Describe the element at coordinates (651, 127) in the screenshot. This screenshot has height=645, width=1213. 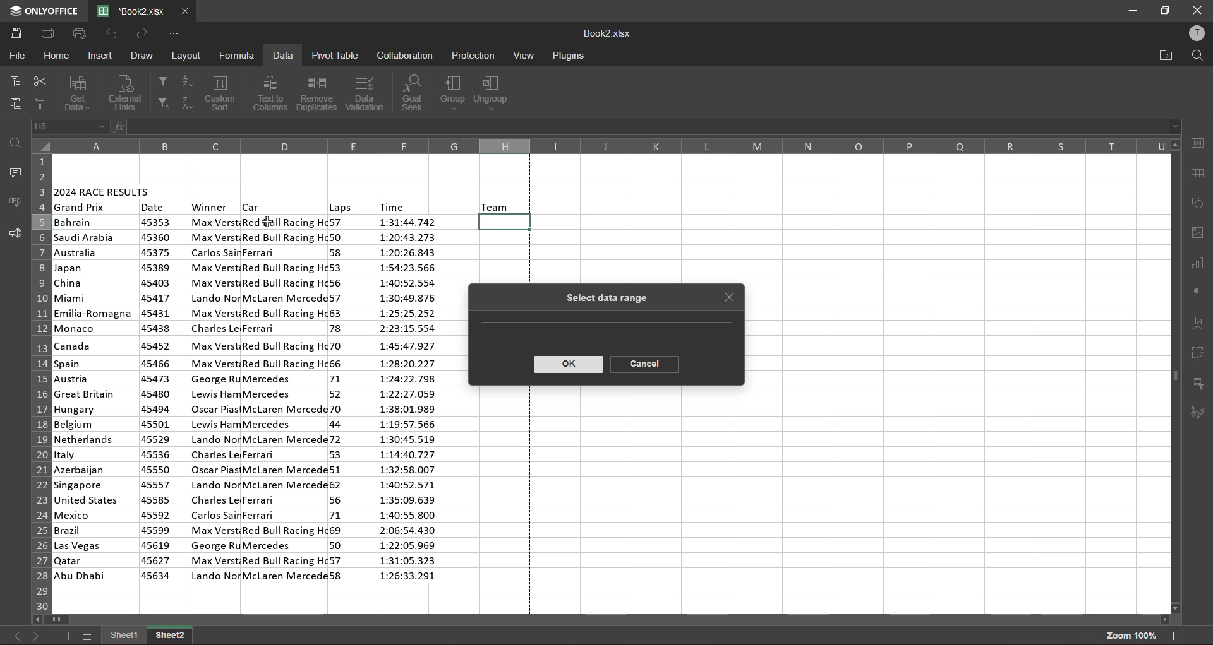
I see `formula bar` at that location.